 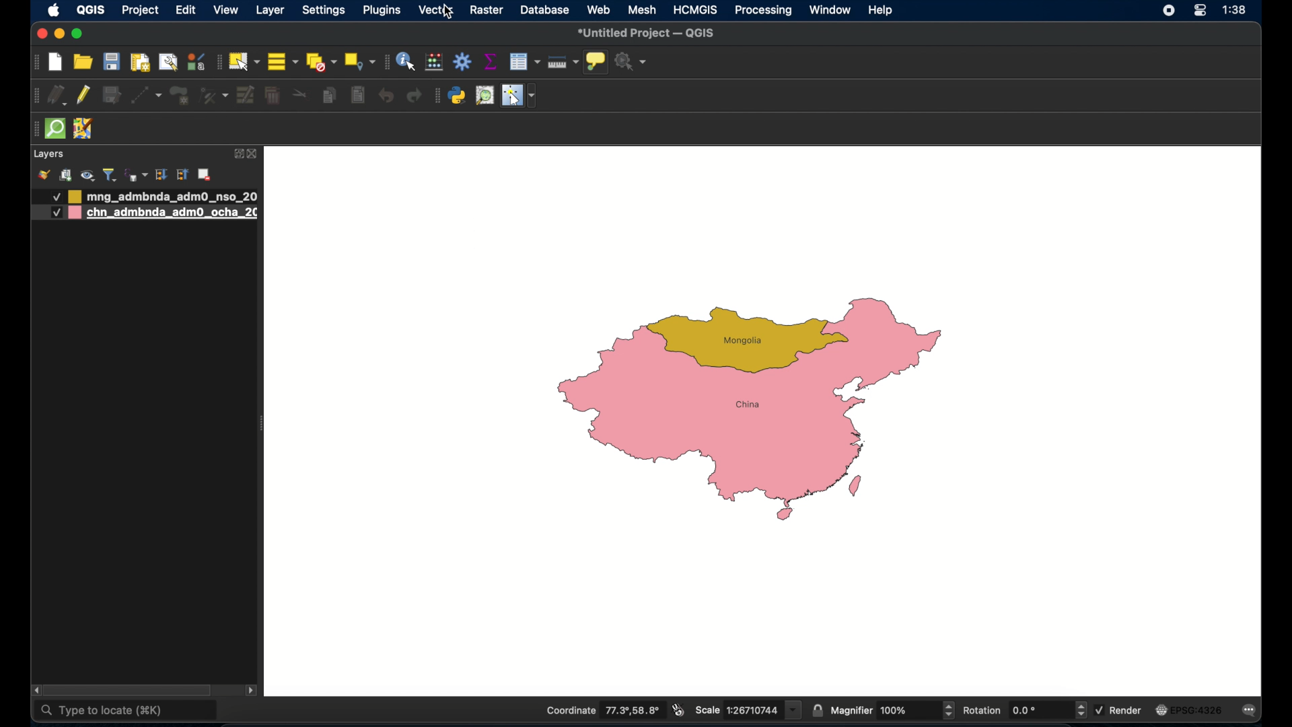 What do you see at coordinates (84, 97) in the screenshot?
I see `toggle editing` at bounding box center [84, 97].